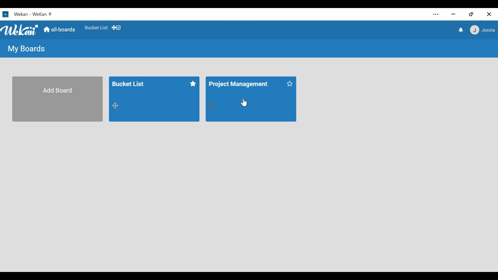 The height and width of the screenshot is (280, 498). What do you see at coordinates (118, 106) in the screenshot?
I see `drag` at bounding box center [118, 106].